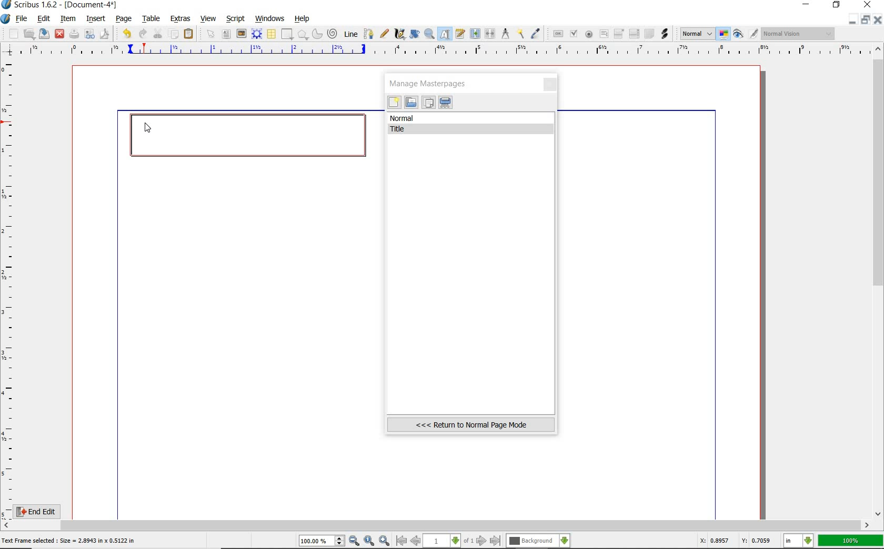  What do you see at coordinates (429, 34) in the screenshot?
I see `zoom in or zoom out` at bounding box center [429, 34].